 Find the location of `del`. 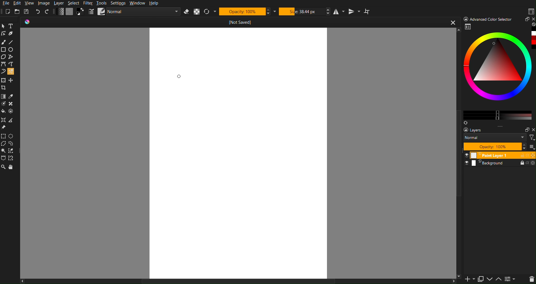

del is located at coordinates (529, 280).